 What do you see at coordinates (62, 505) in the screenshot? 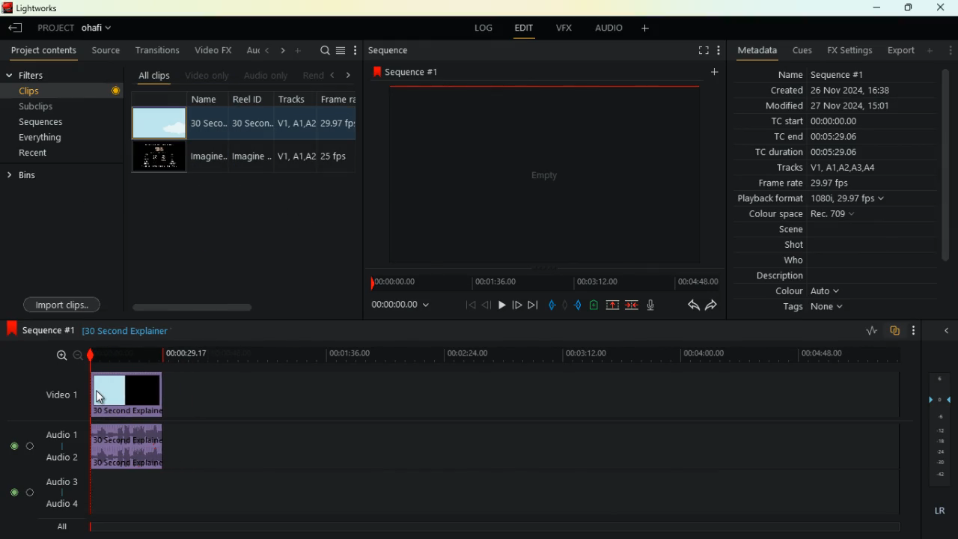
I see `audio 4` at bounding box center [62, 505].